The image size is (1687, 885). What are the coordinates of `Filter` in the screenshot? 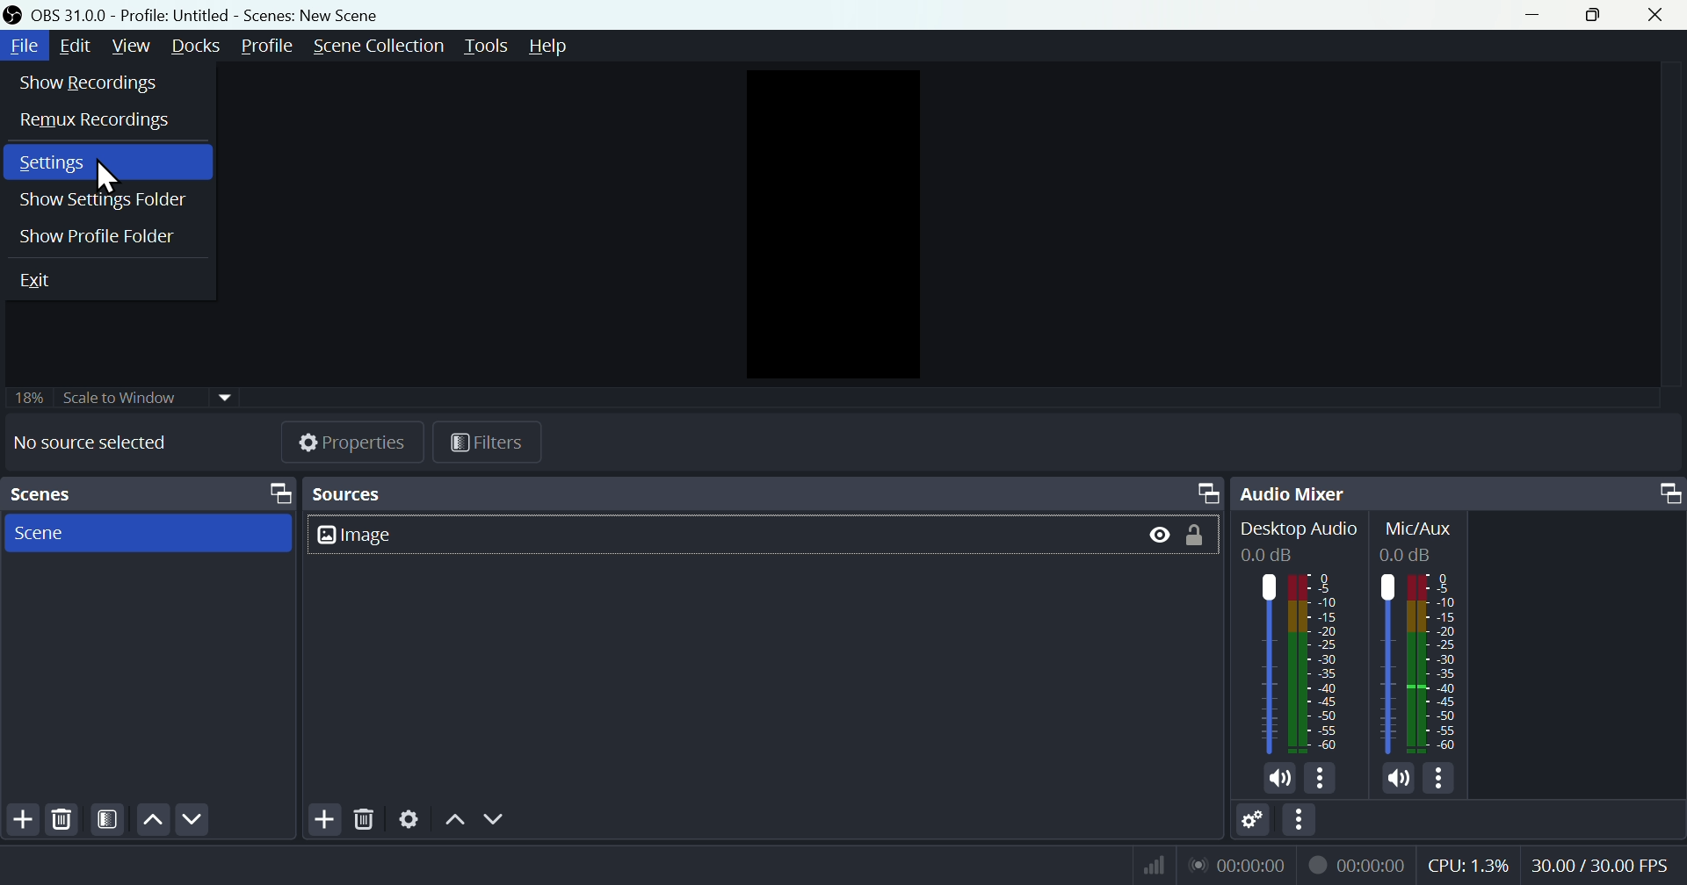 It's located at (108, 820).